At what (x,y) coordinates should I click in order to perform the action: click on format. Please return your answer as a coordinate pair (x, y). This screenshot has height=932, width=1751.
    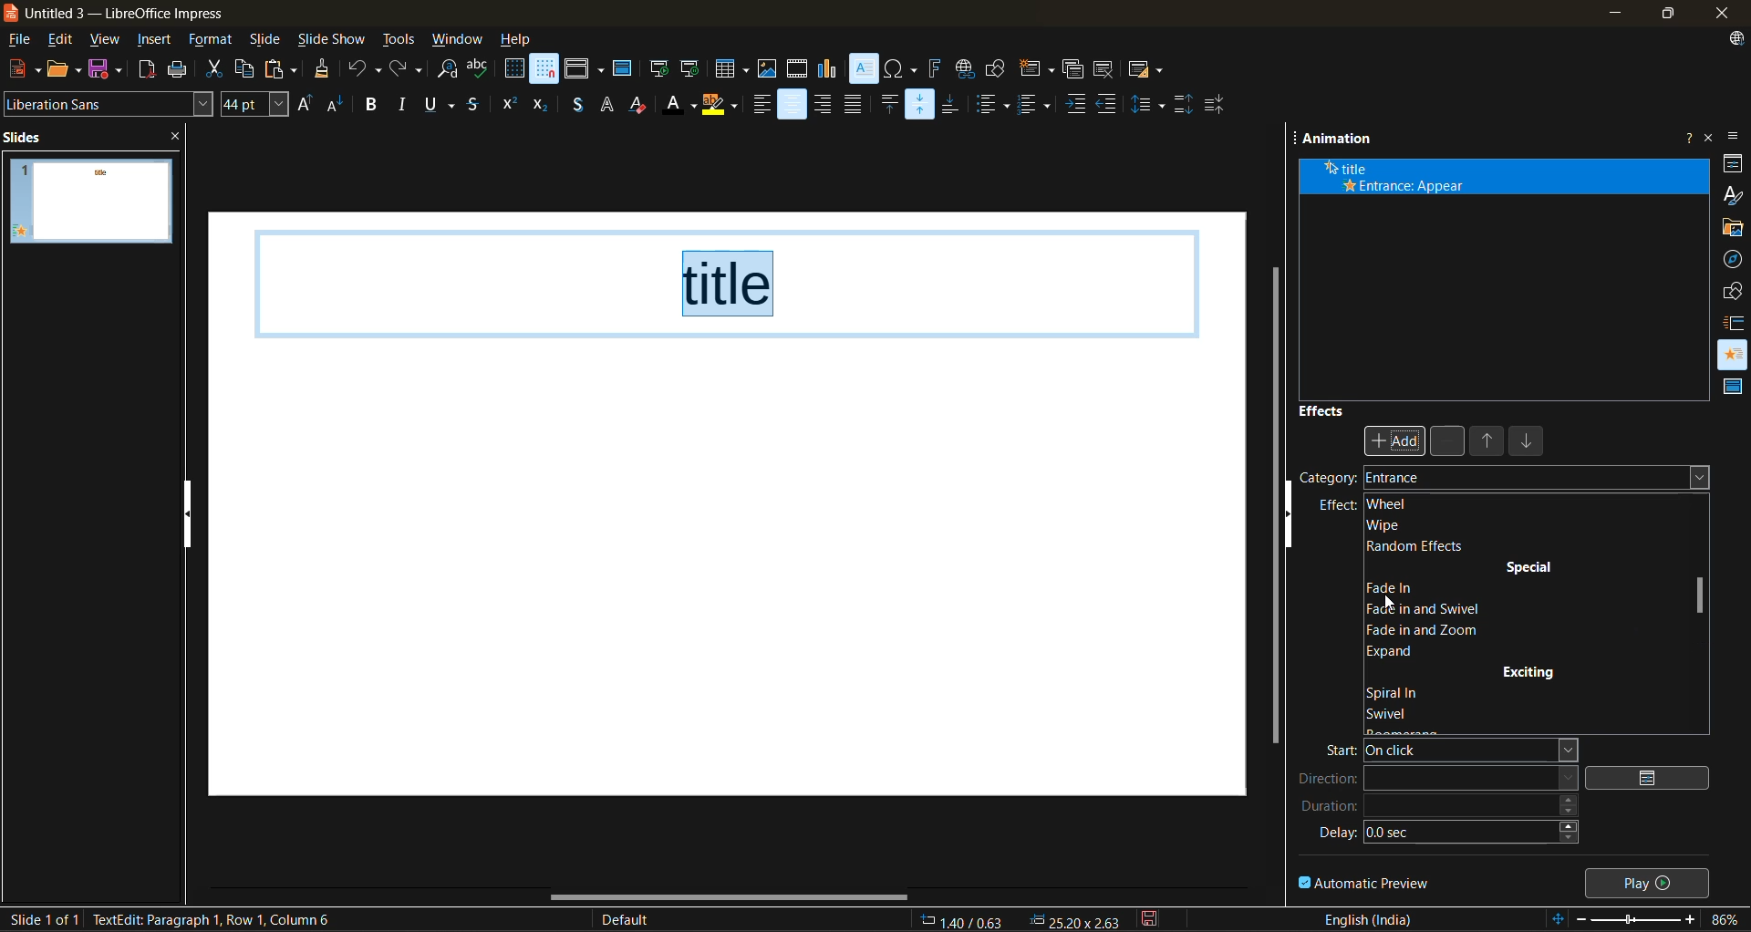
    Looking at the image, I should click on (211, 42).